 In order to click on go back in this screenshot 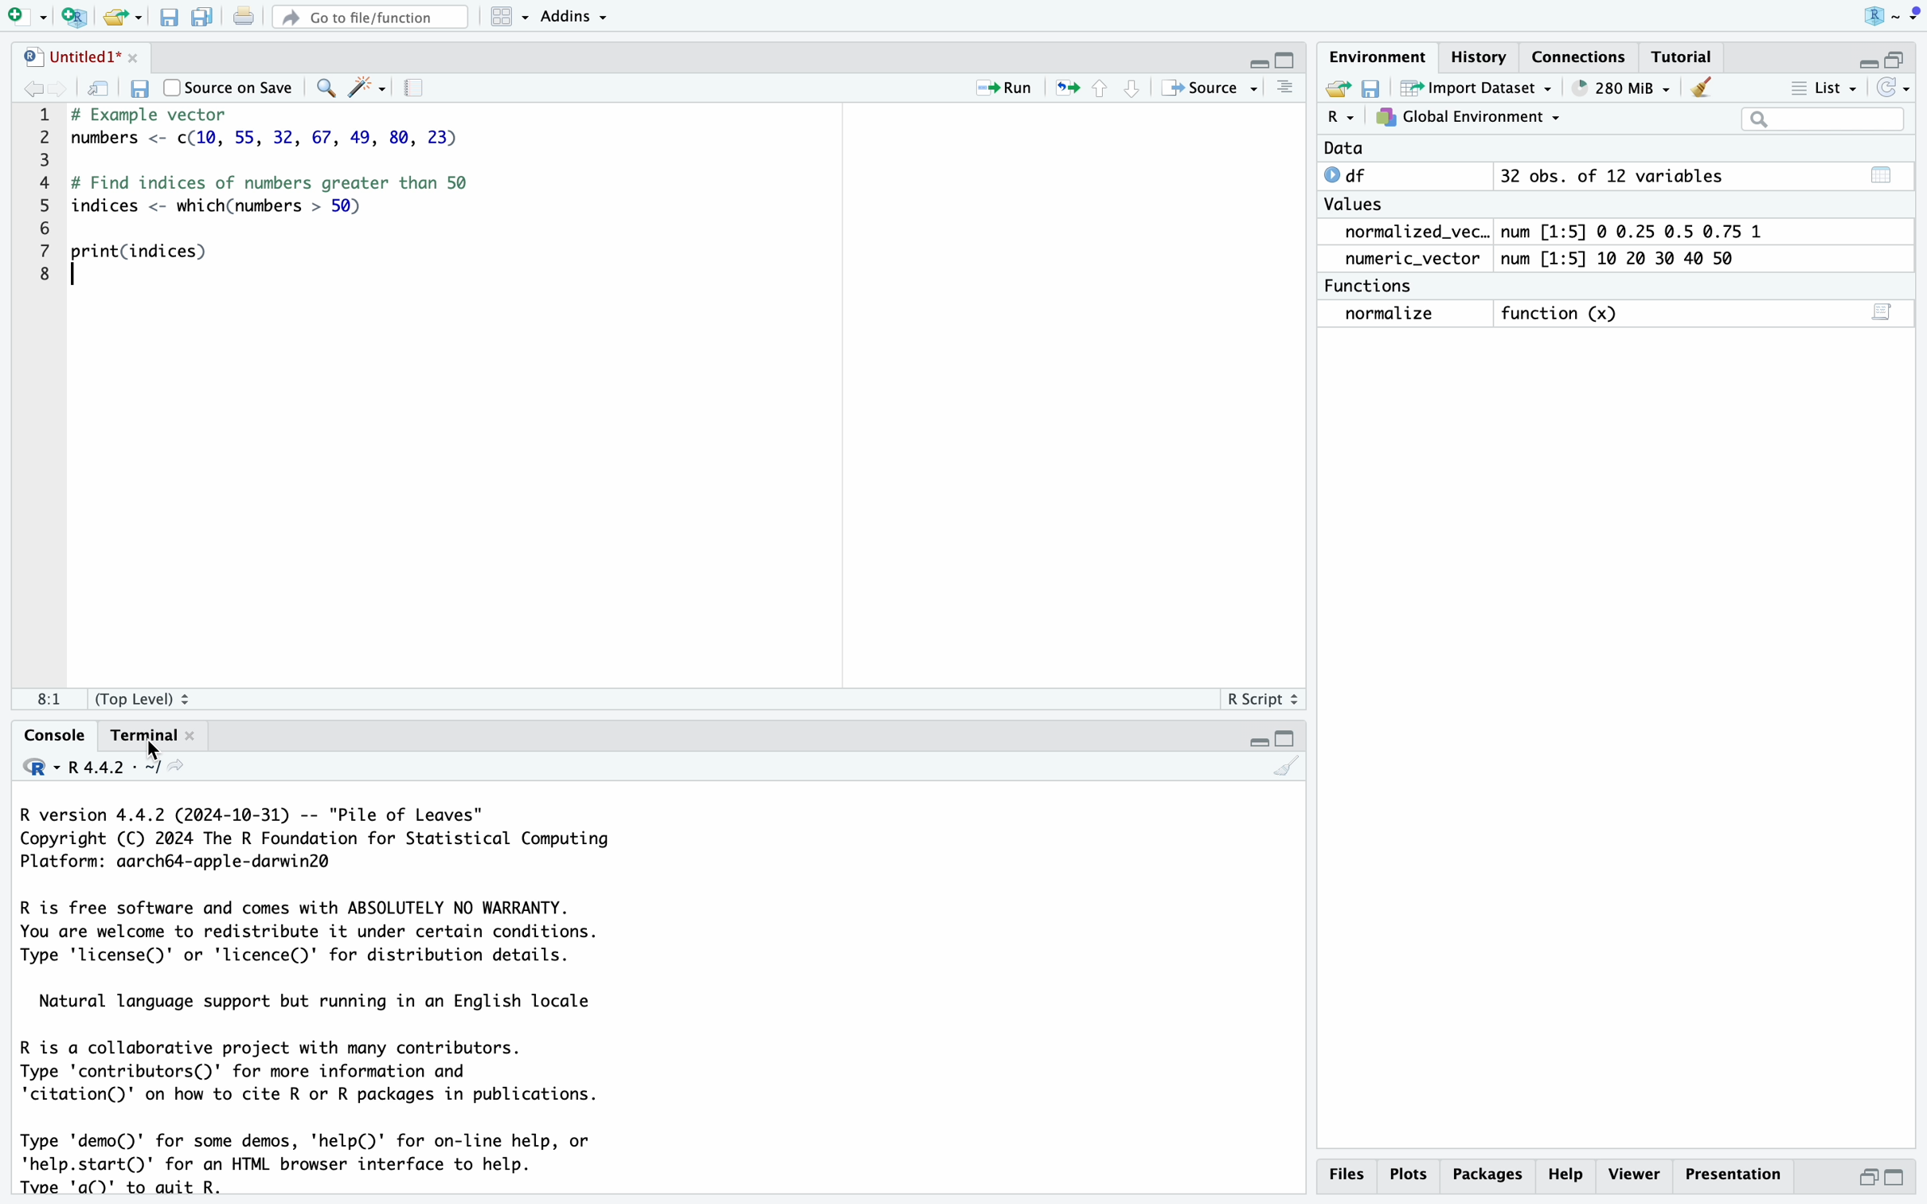, I will do `click(40, 90)`.